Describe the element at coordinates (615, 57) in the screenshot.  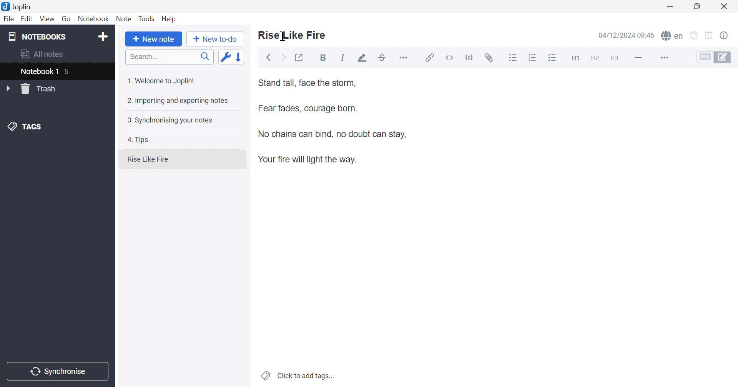
I see `Heading 3` at that location.